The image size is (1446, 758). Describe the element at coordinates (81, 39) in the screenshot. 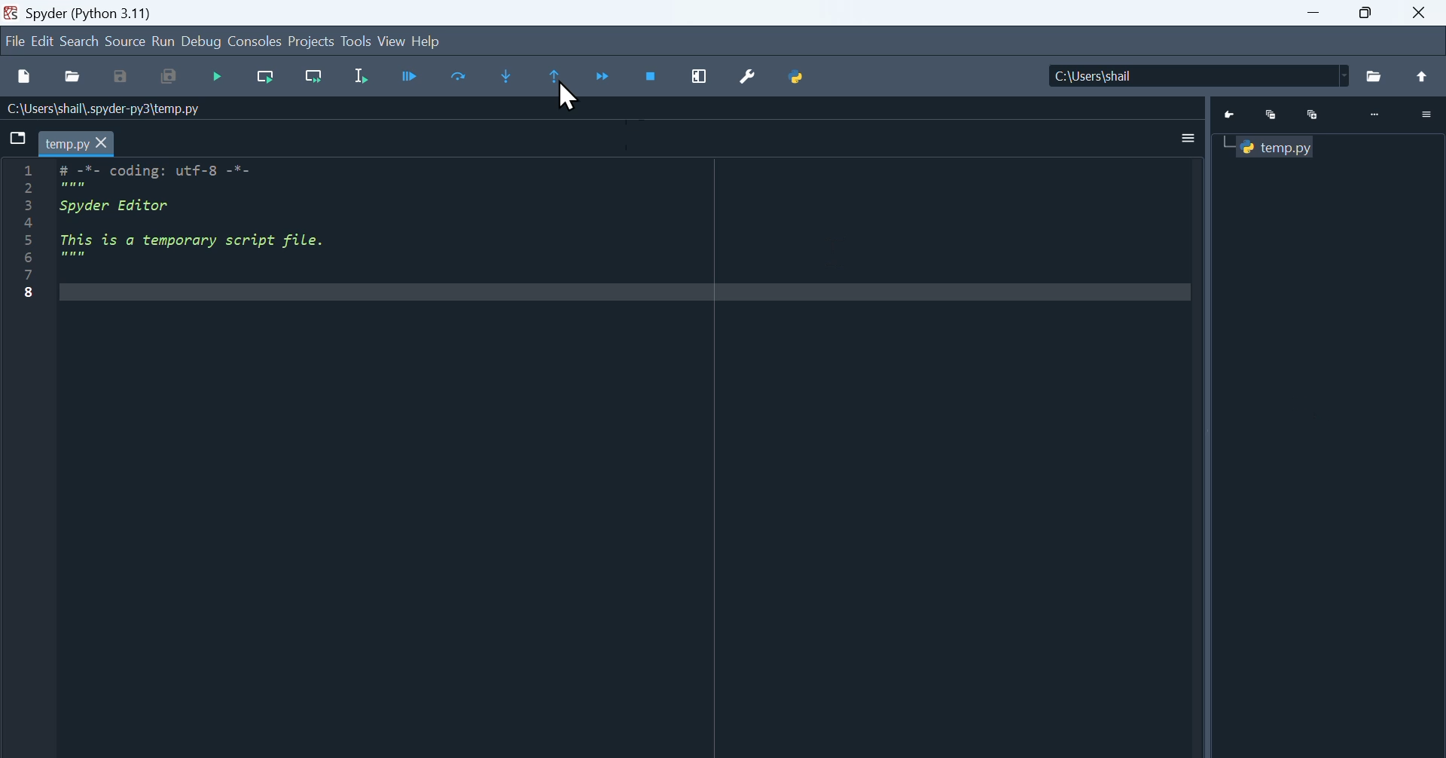

I see `Search` at that location.